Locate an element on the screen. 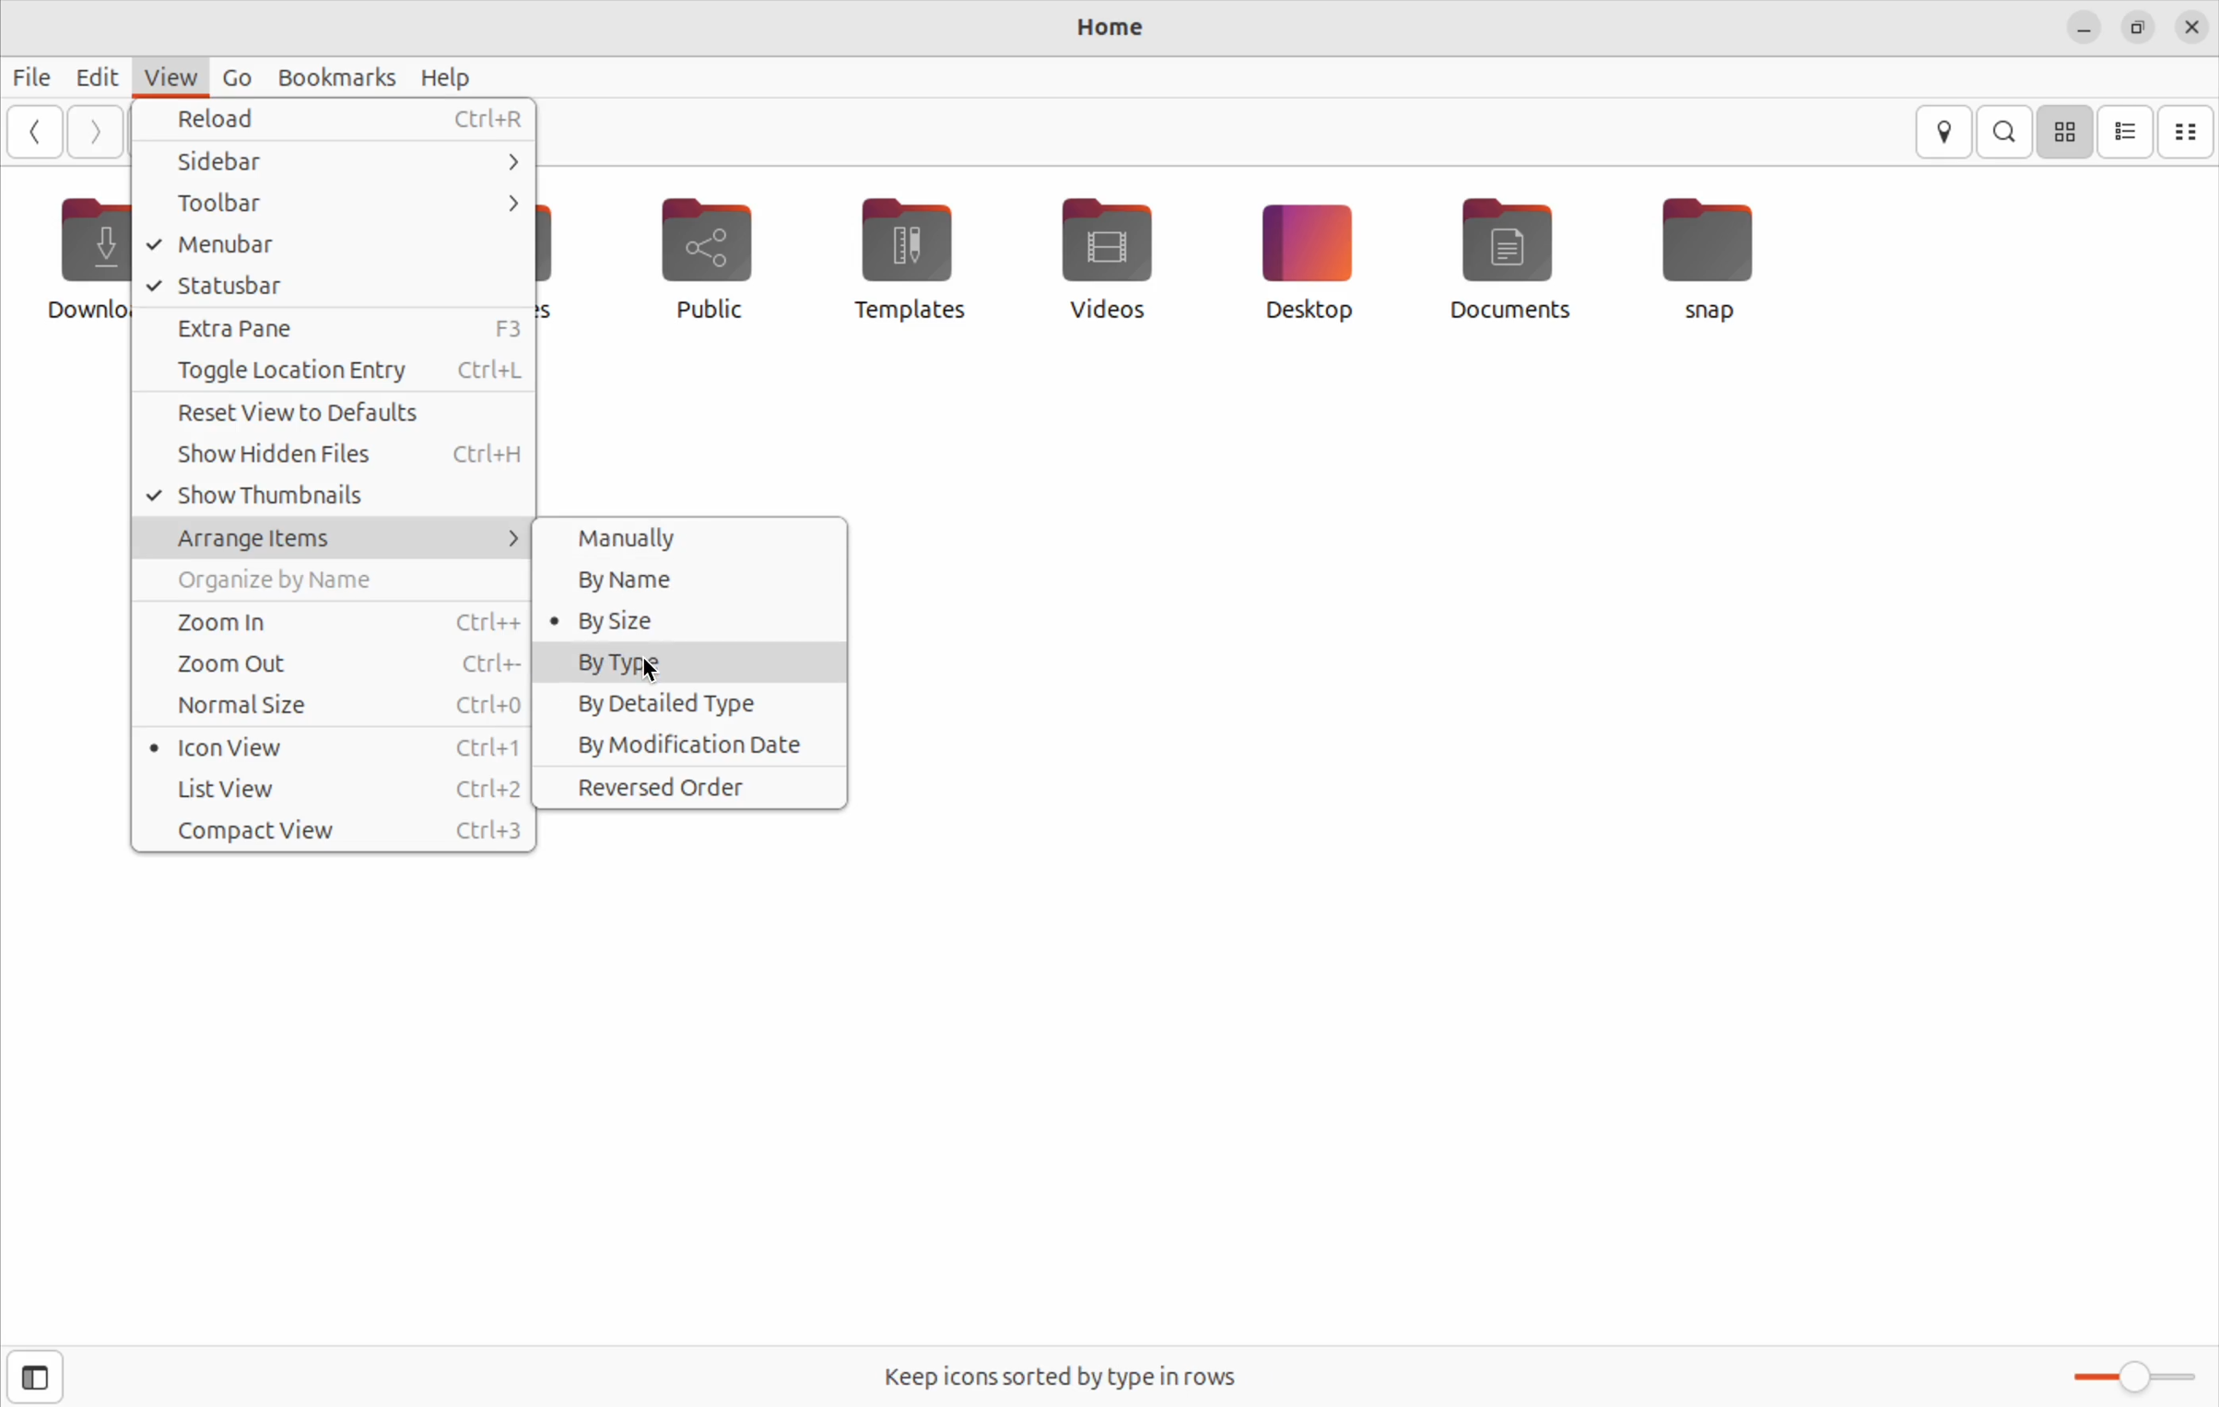 This screenshot has height=1407, width=2219. show thumbnails is located at coordinates (326, 497).